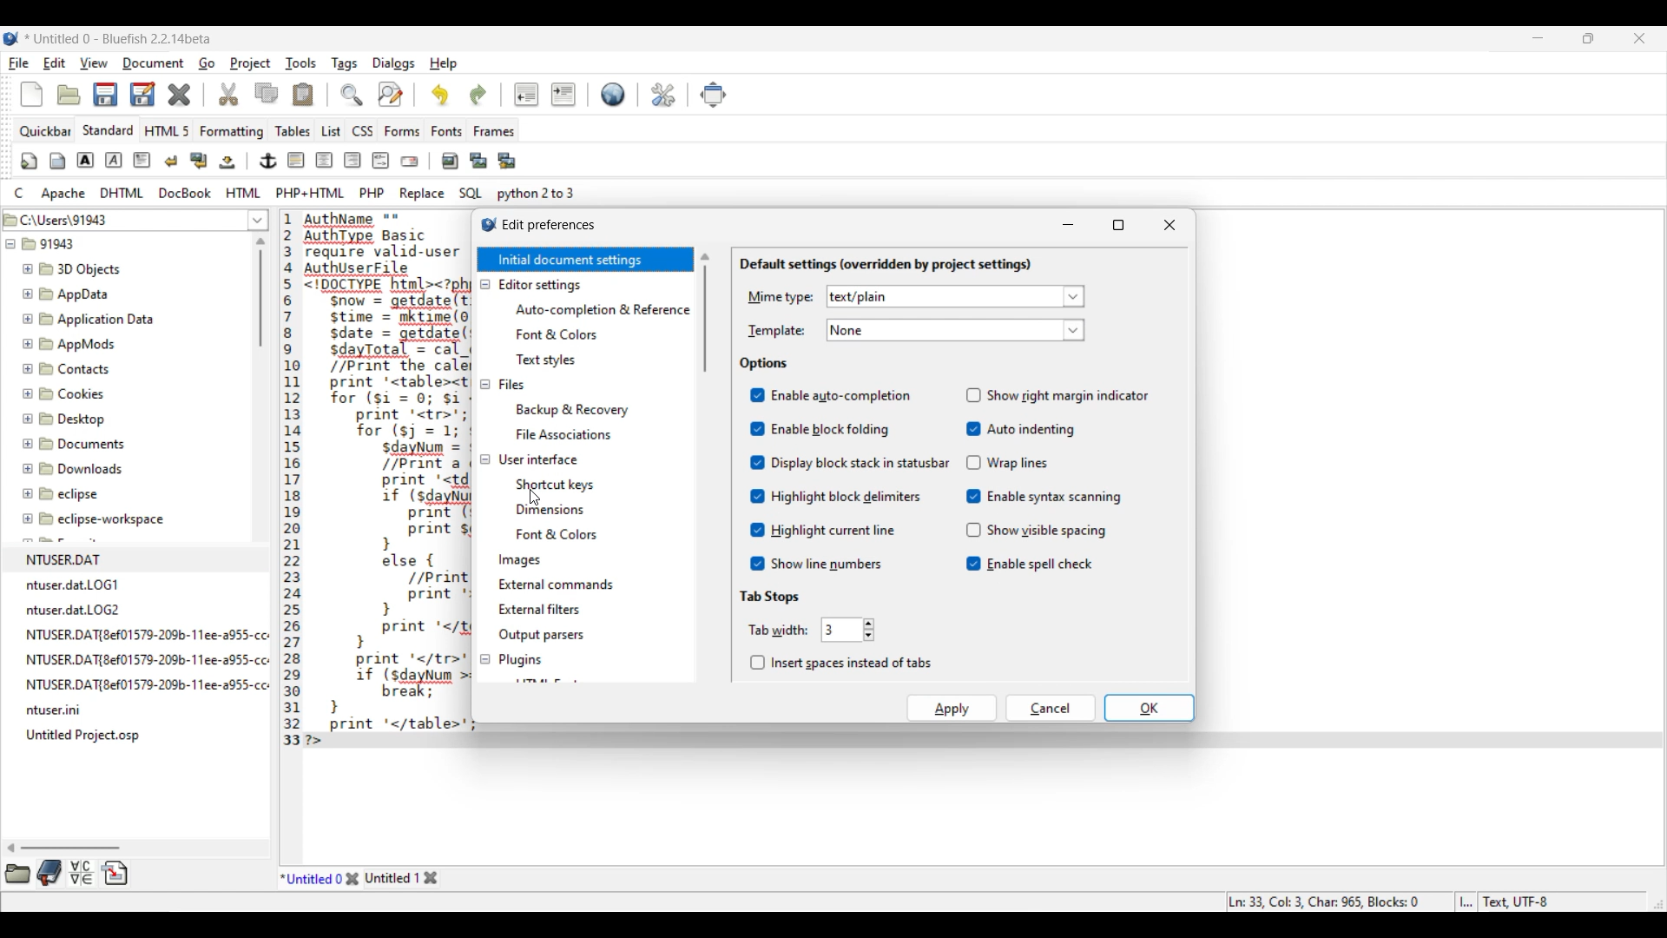 Image resolution: width=1667 pixels, height=938 pixels. Describe the element at coordinates (664, 93) in the screenshot. I see `Edit preferences, highlighted by cursor` at that location.